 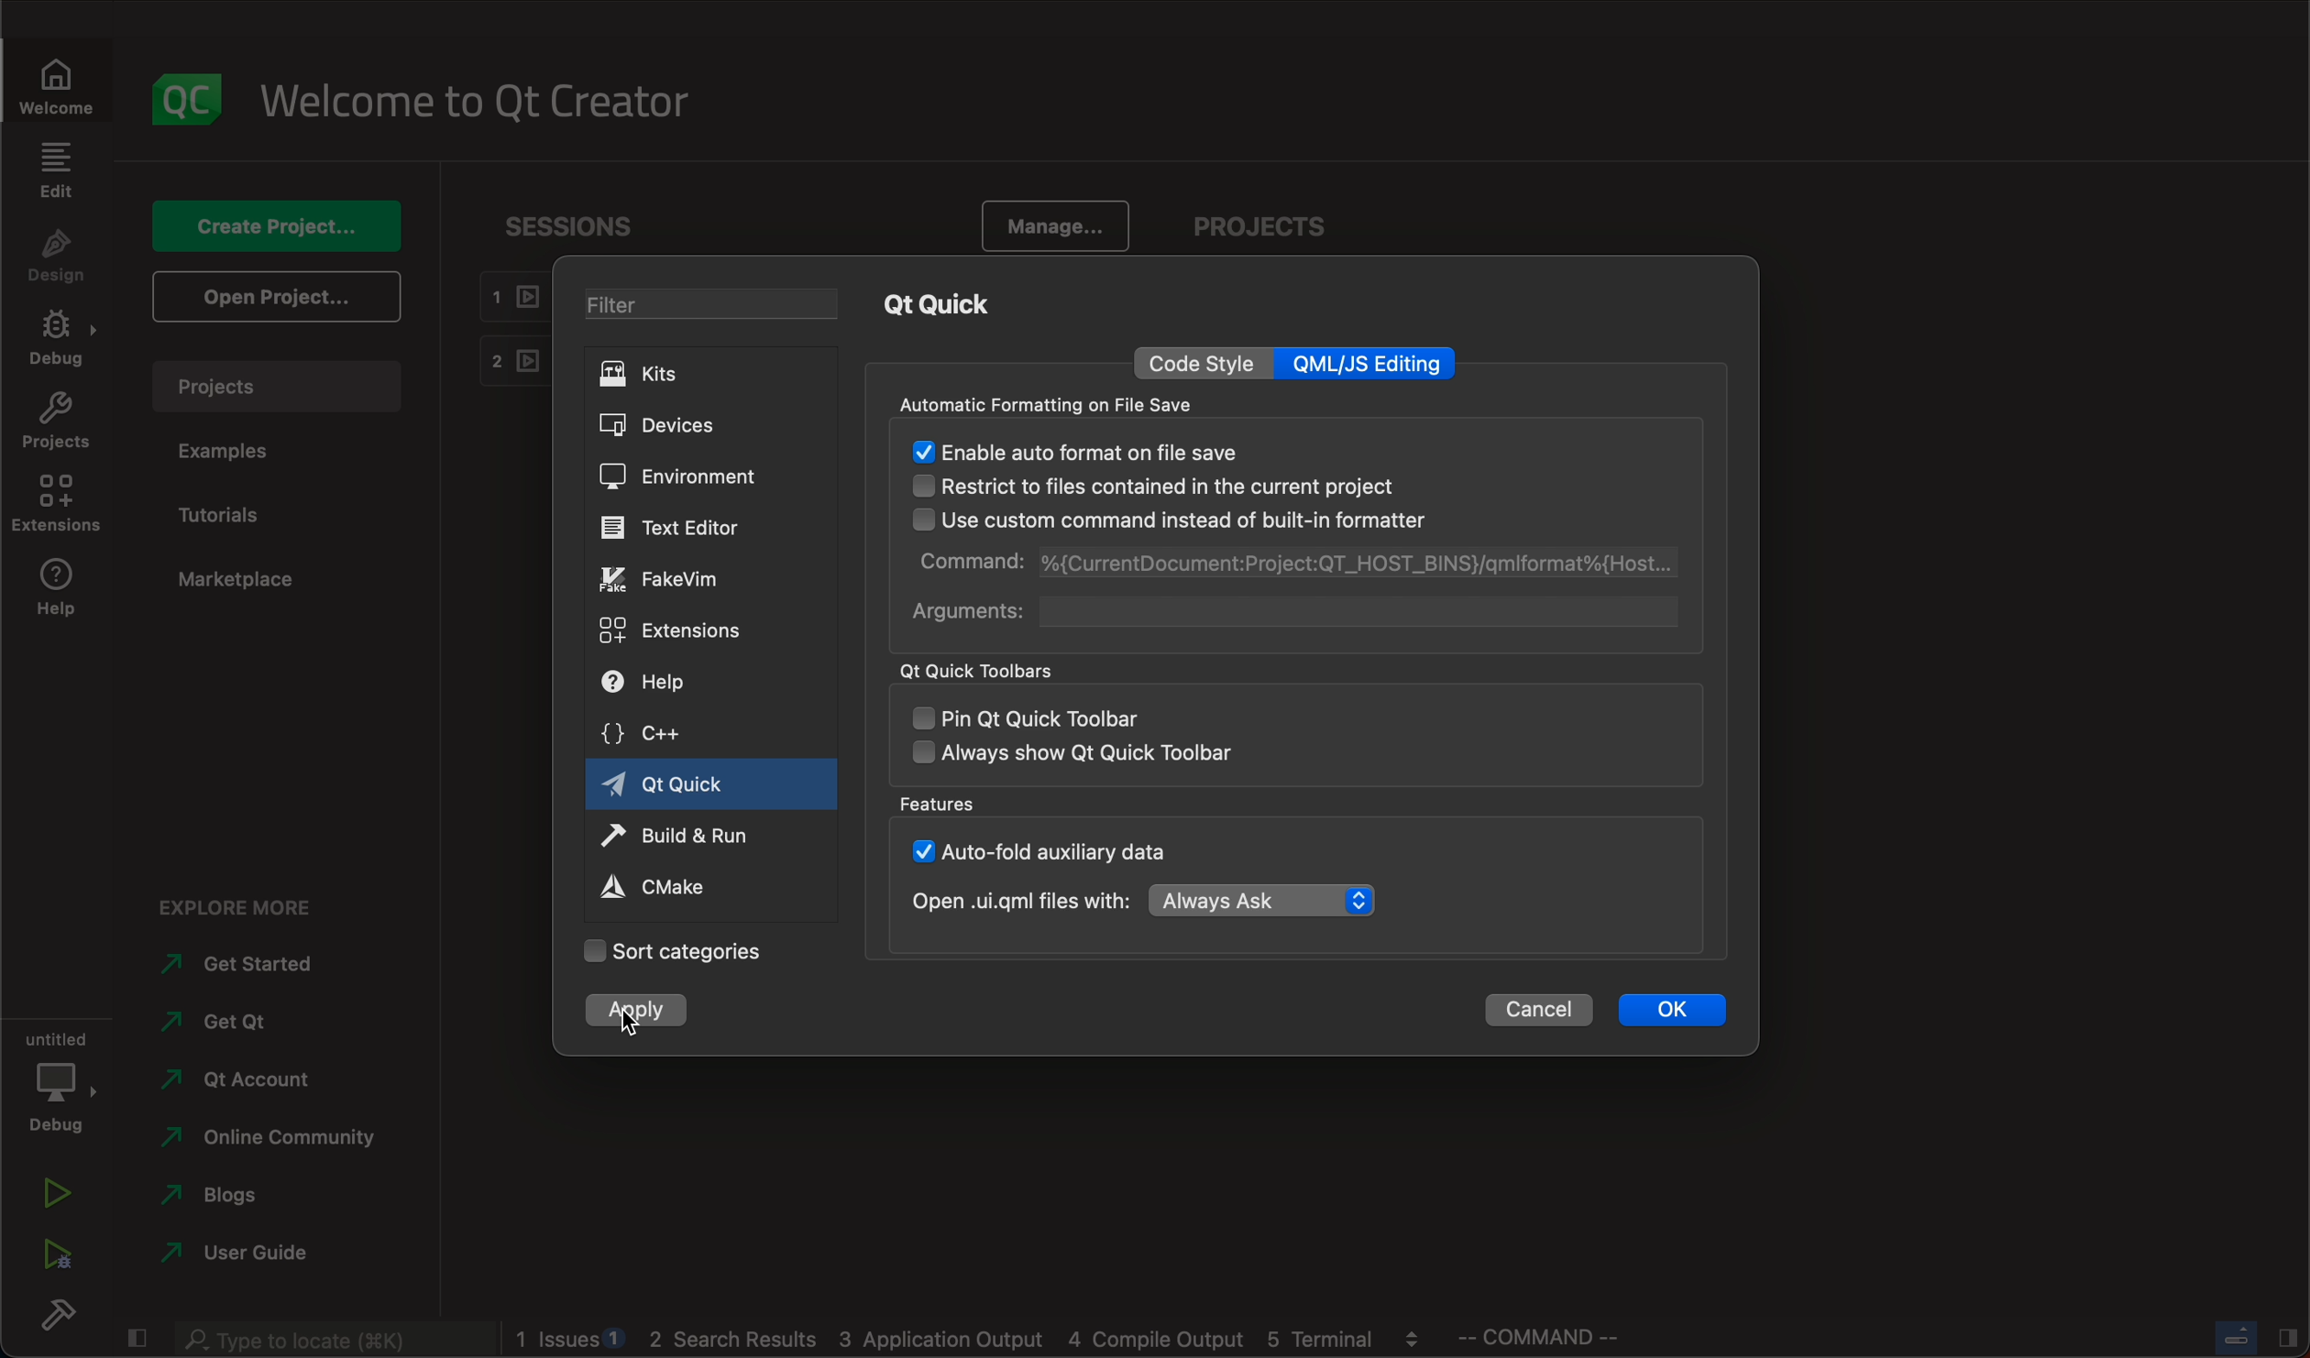 I want to click on debug, so click(x=58, y=339).